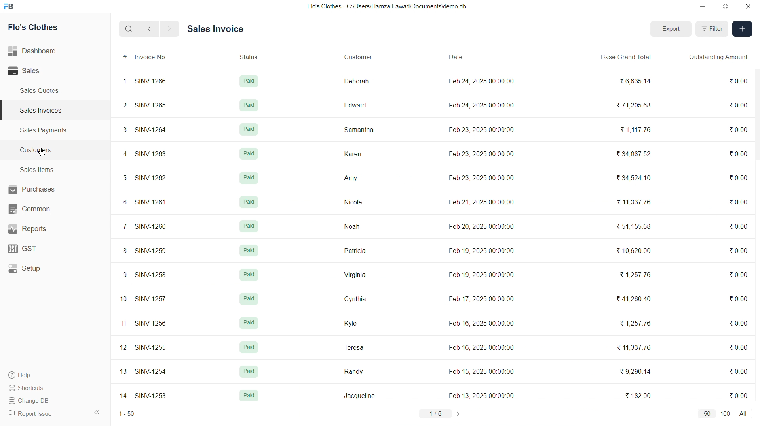 This screenshot has width=760, height=426. What do you see at coordinates (122, 129) in the screenshot?
I see `3` at bounding box center [122, 129].